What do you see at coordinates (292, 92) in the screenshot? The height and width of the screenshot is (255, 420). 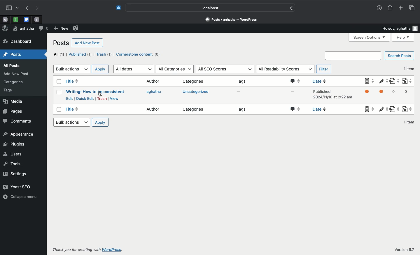 I see `-` at bounding box center [292, 92].